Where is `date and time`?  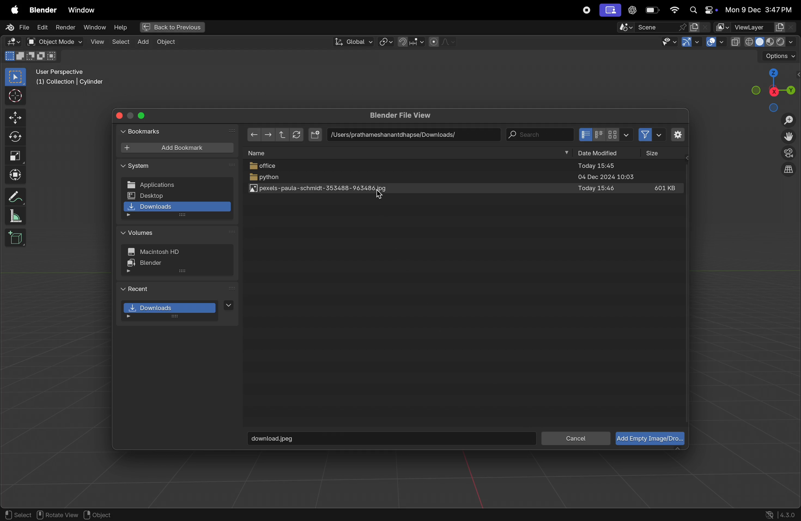
date and time is located at coordinates (759, 10).